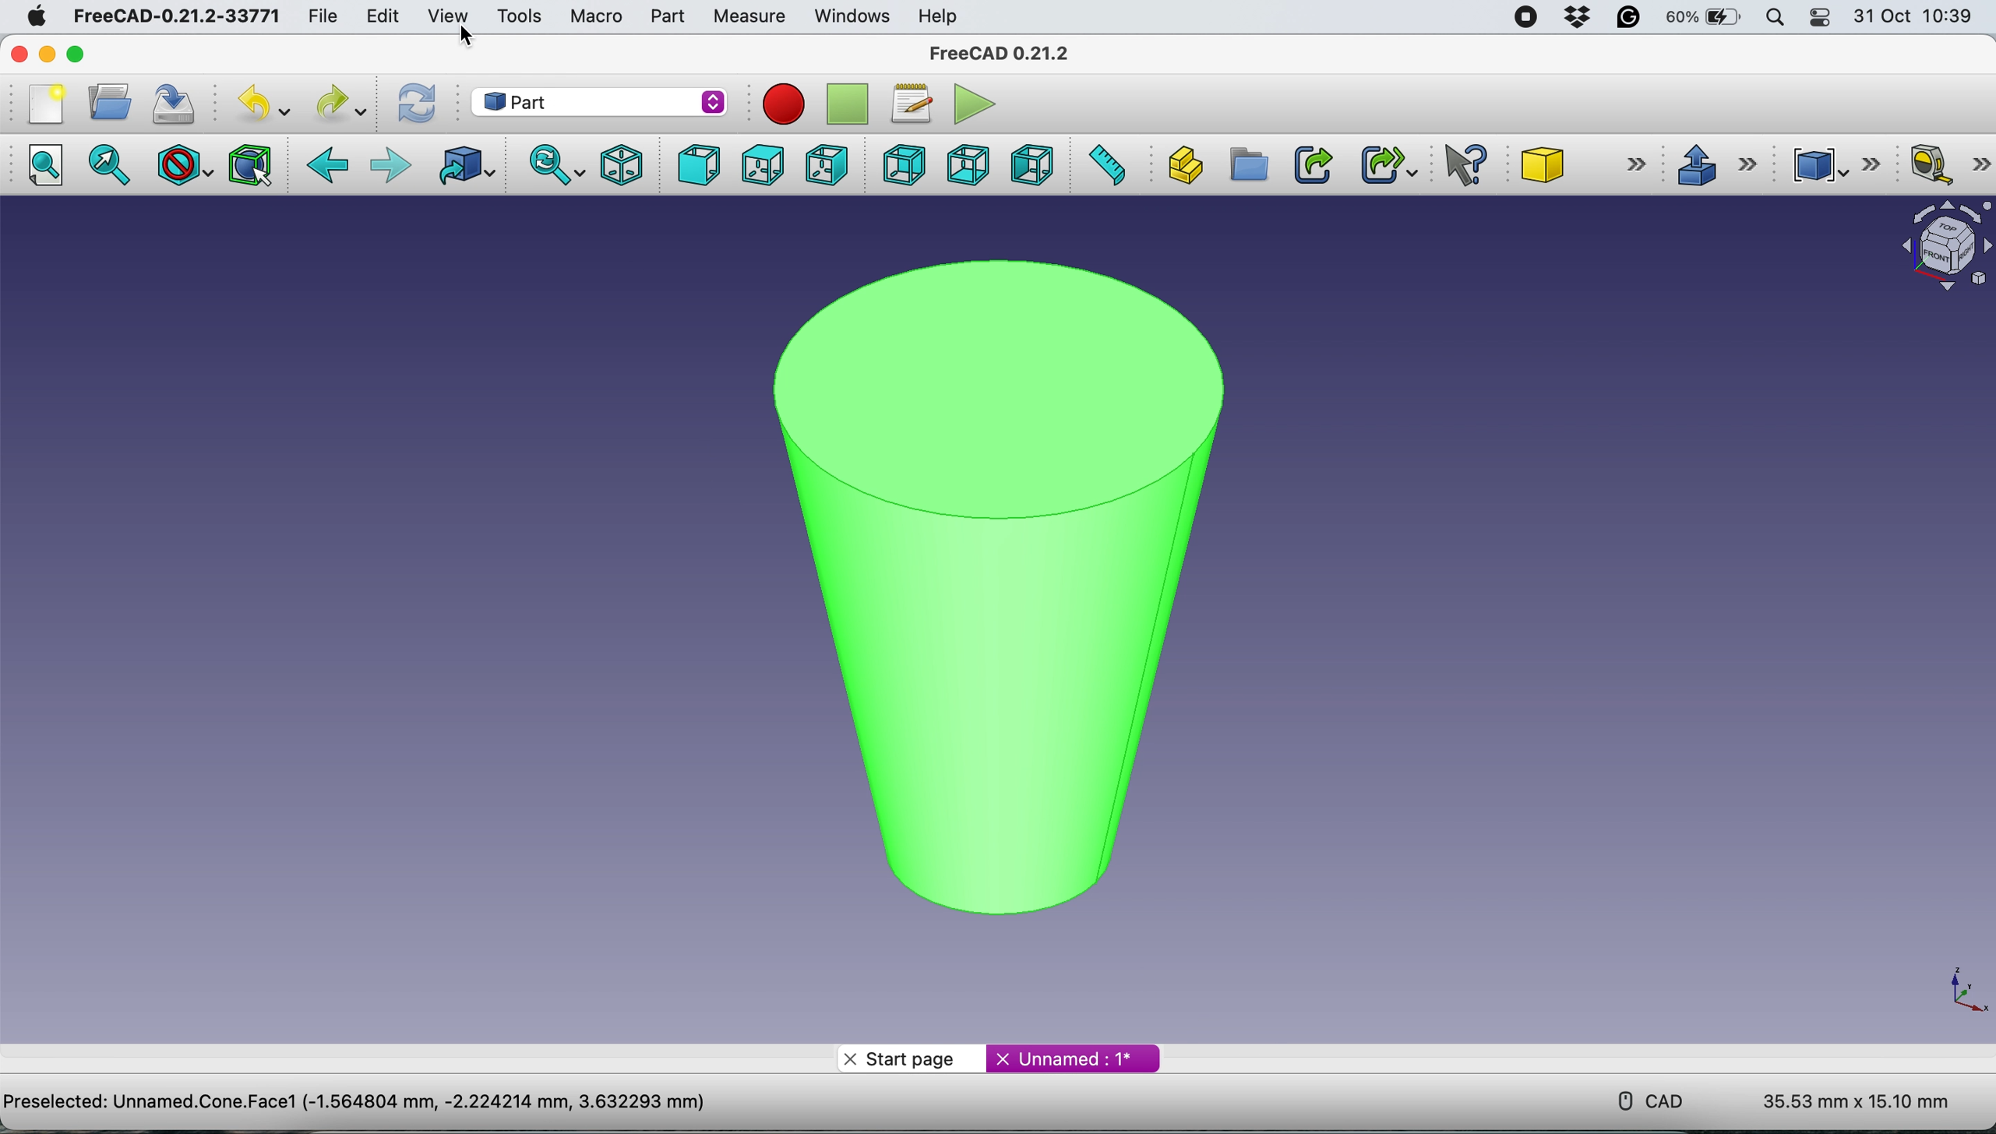 Image resolution: width=1996 pixels, height=1134 pixels. What do you see at coordinates (663, 16) in the screenshot?
I see `part` at bounding box center [663, 16].